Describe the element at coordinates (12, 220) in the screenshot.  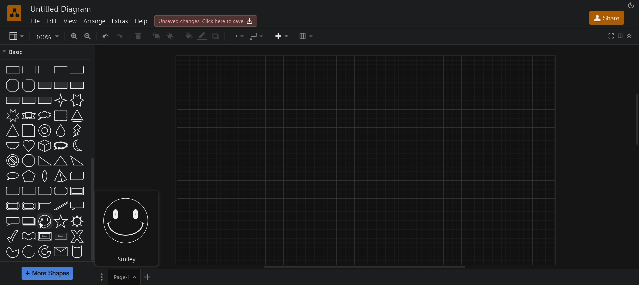
I see `rounded rectangular callout` at that location.